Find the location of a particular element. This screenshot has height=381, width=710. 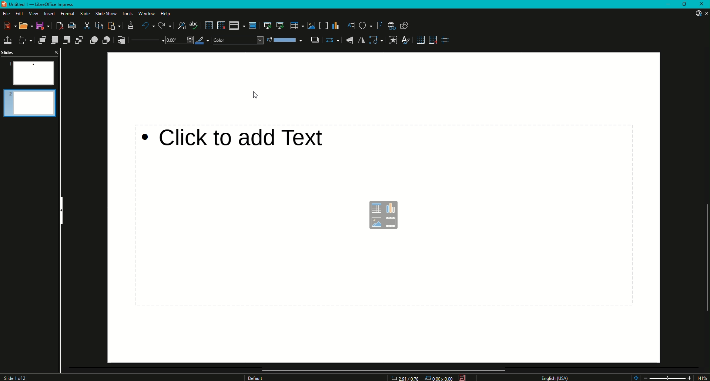

Slides is located at coordinates (11, 52).